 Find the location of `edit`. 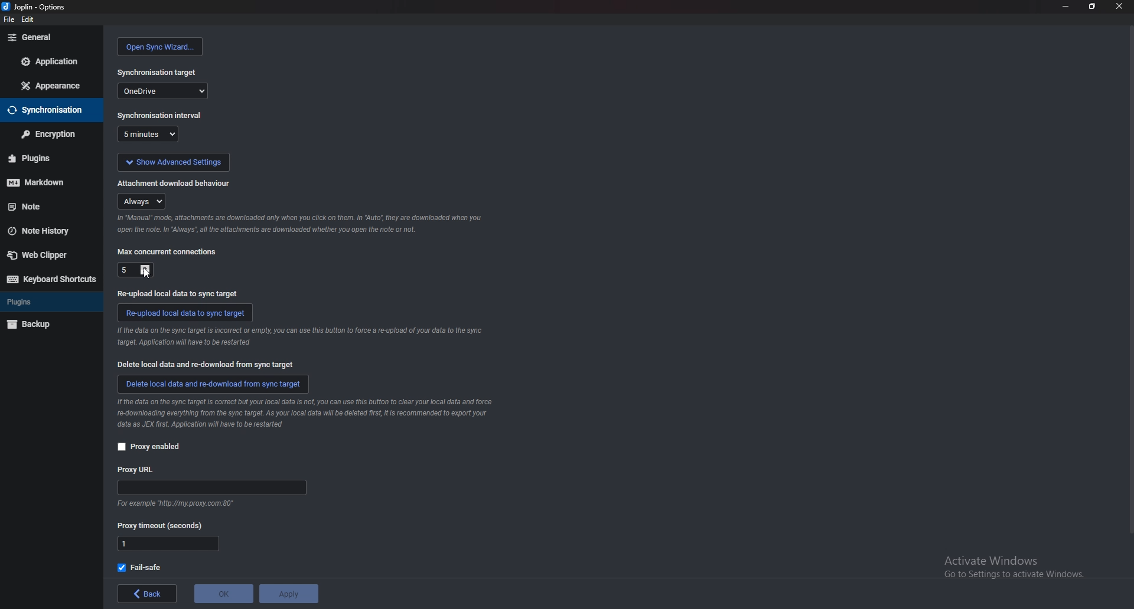

edit is located at coordinates (28, 18).